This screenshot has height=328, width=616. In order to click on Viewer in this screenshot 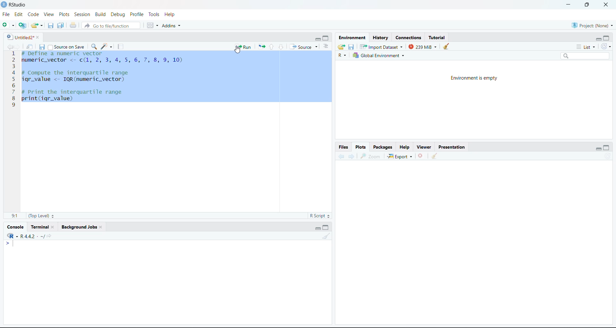, I will do `click(424, 146)`.